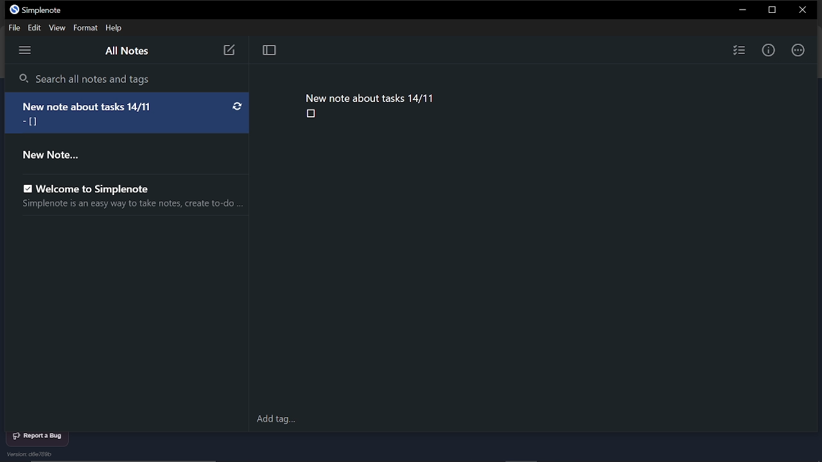 The height and width of the screenshot is (462, 822). I want to click on Simplenote logo, so click(14, 9).